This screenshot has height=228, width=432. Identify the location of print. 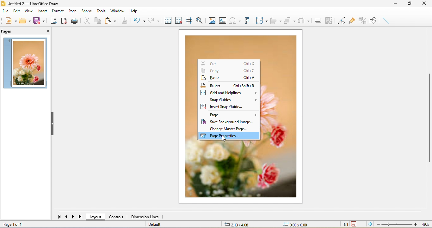
(74, 21).